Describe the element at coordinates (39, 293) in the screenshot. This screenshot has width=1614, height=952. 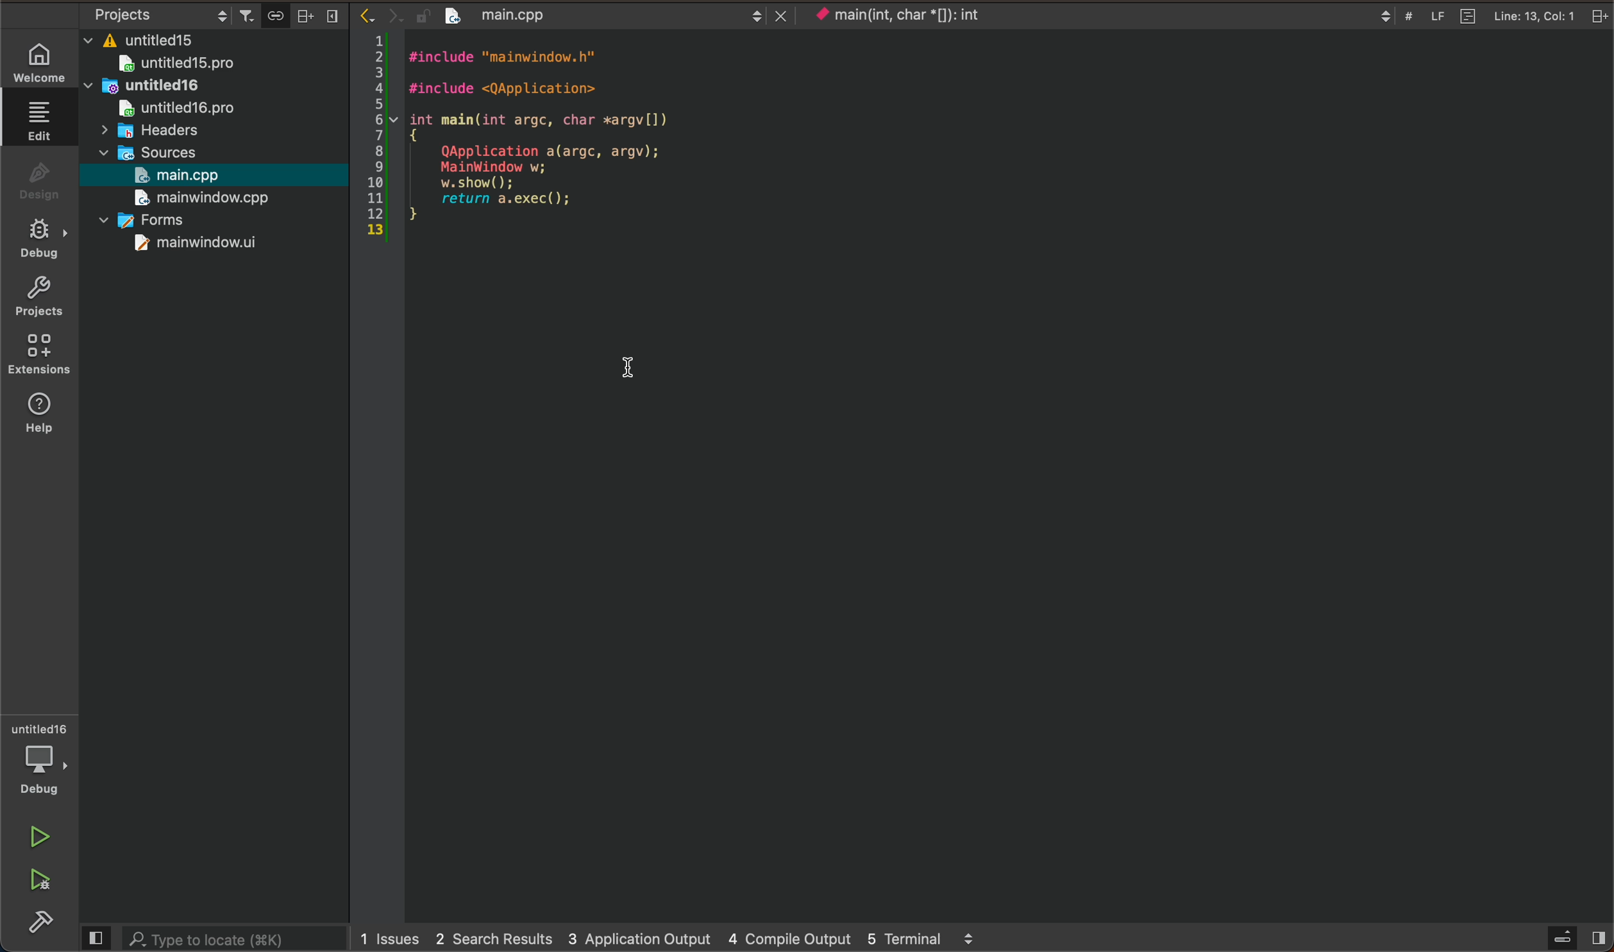
I see `projects` at that location.